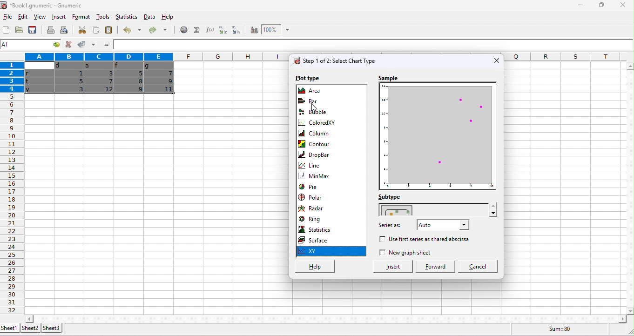  What do you see at coordinates (316, 112) in the screenshot?
I see `bubble` at bounding box center [316, 112].